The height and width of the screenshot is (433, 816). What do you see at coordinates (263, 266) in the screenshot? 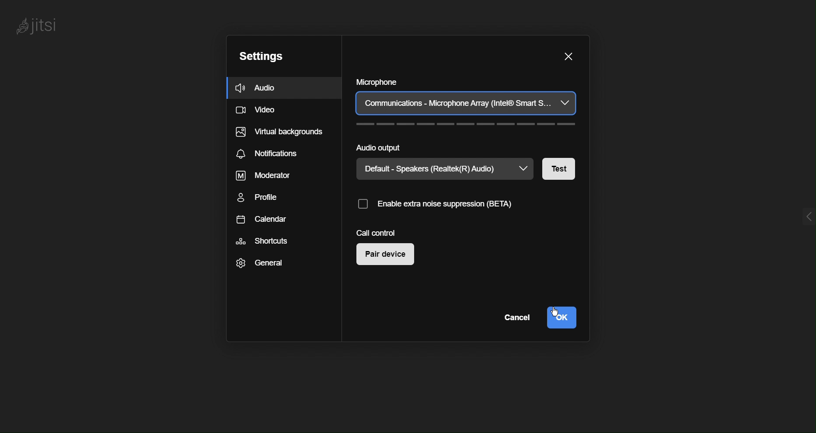
I see `General` at bounding box center [263, 266].